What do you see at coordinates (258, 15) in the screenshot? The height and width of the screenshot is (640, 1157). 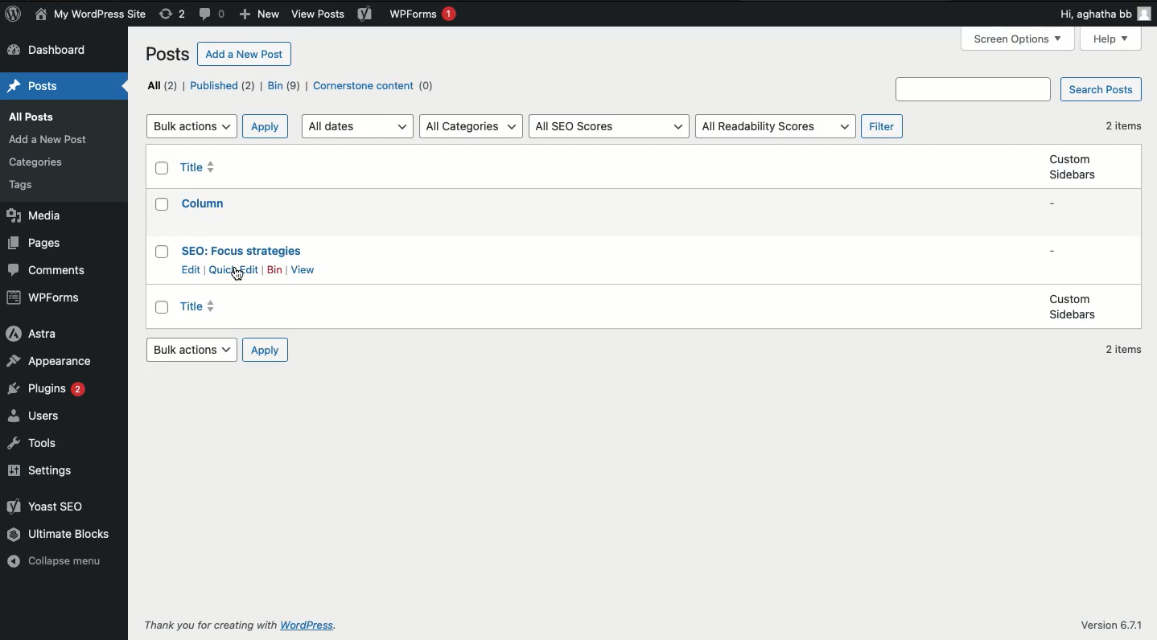 I see `New` at bounding box center [258, 15].